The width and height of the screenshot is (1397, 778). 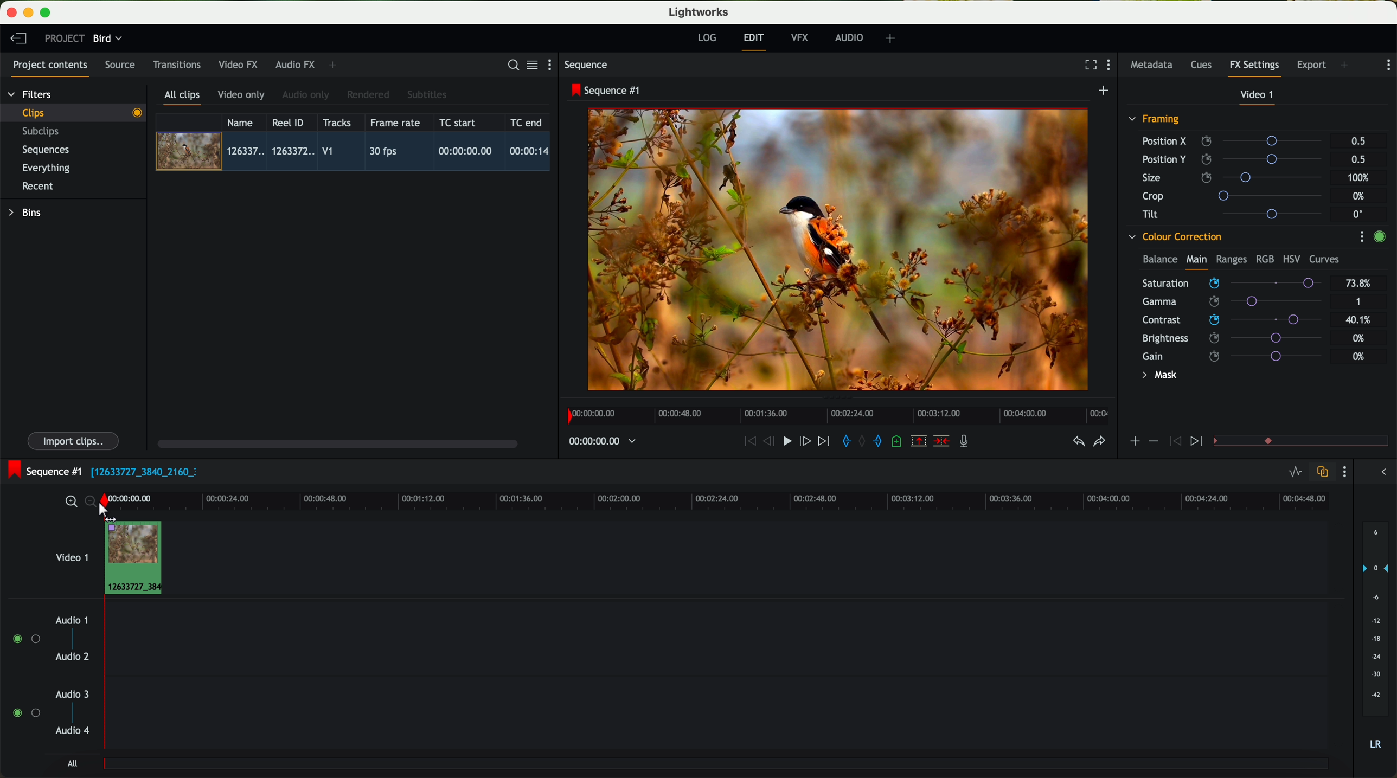 What do you see at coordinates (1155, 120) in the screenshot?
I see `framing` at bounding box center [1155, 120].